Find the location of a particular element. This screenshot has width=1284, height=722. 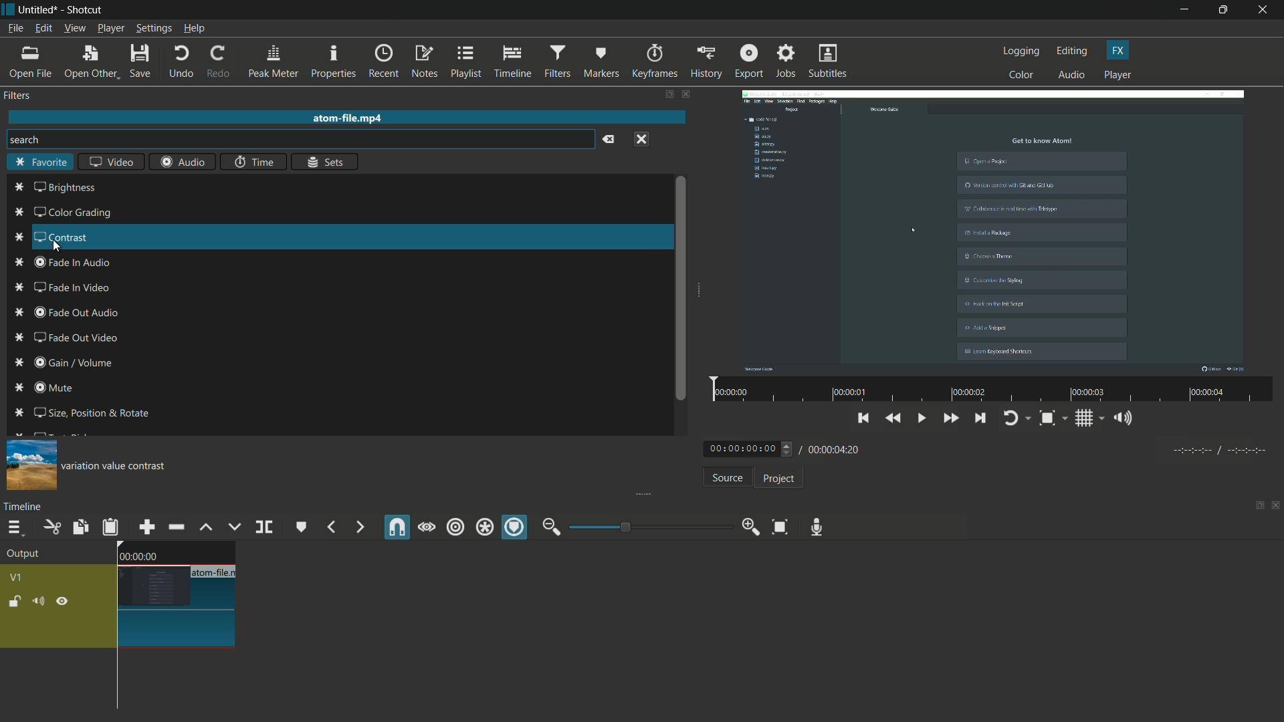

timeline menu is located at coordinates (15, 529).